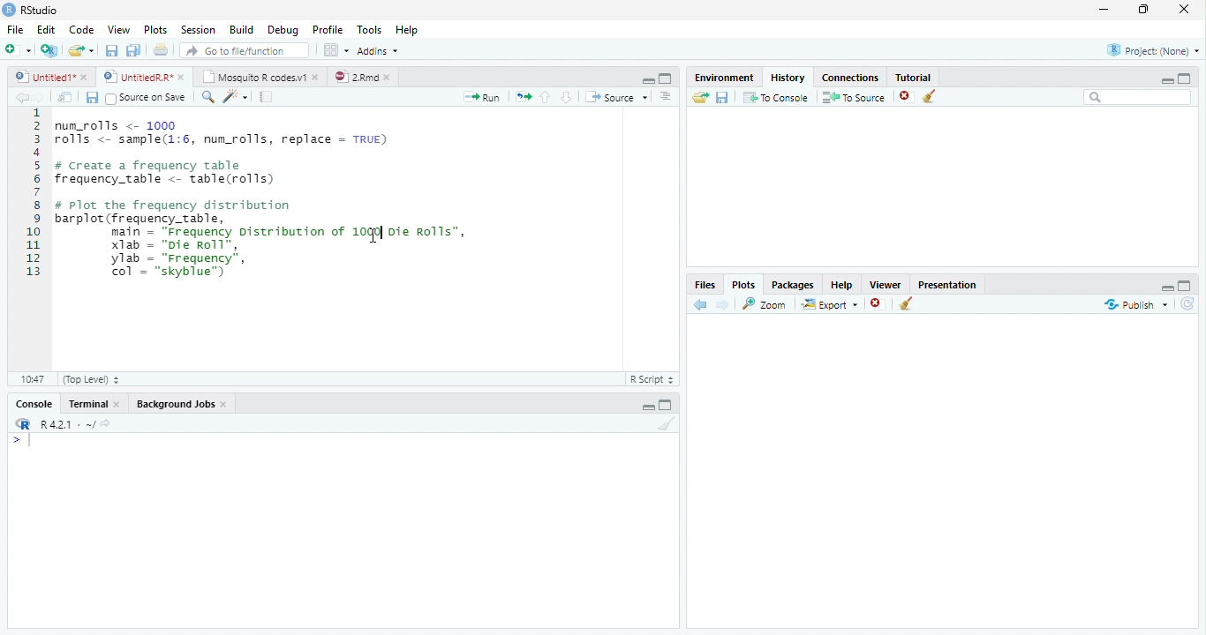 This screenshot has height=635, width=1206. I want to click on Next Source Location, so click(40, 96).